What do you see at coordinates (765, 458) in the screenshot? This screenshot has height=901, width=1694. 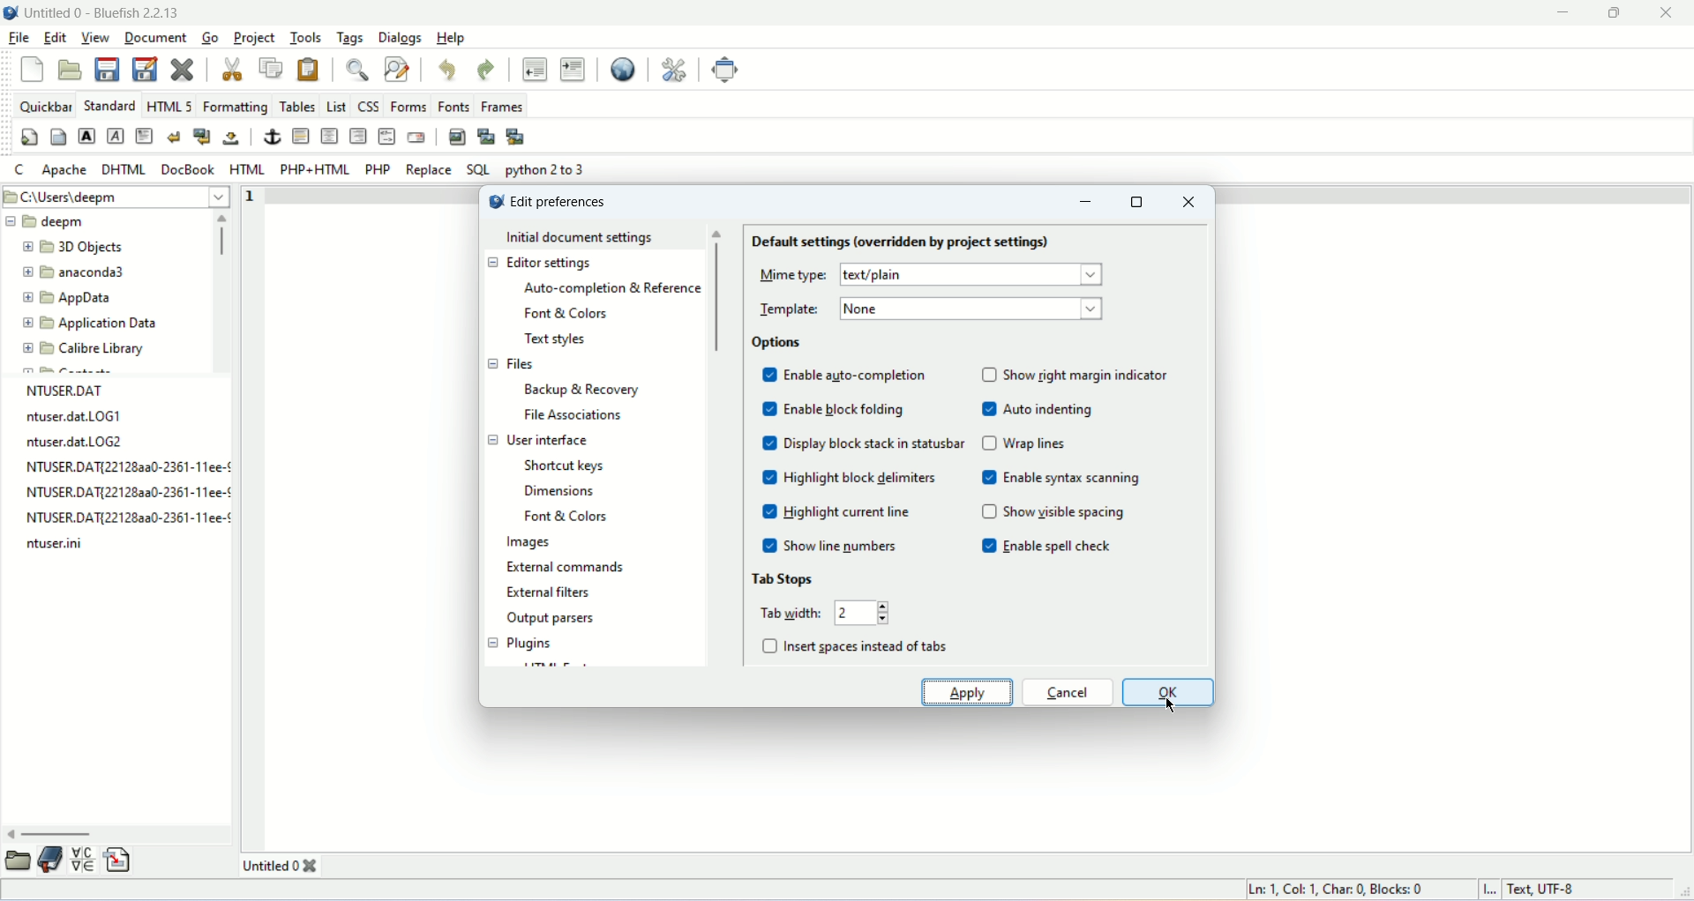 I see `check box` at bounding box center [765, 458].